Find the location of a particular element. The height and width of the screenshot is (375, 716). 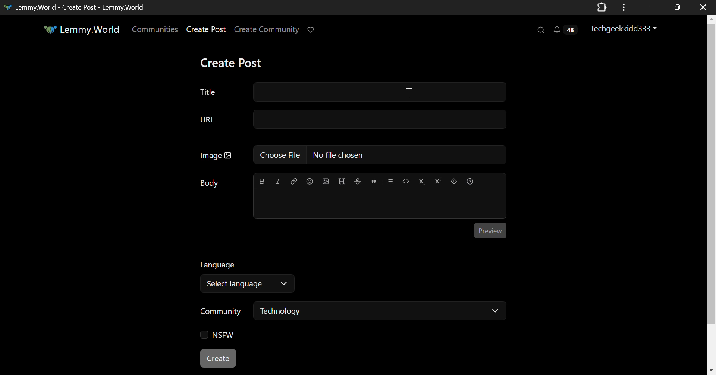

Create is located at coordinates (219, 359).